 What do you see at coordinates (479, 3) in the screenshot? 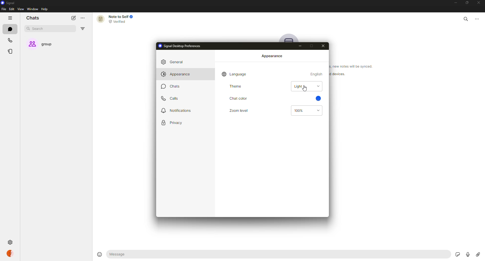
I see `close` at bounding box center [479, 3].